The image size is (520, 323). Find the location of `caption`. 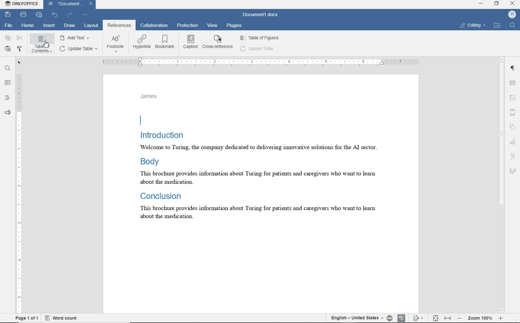

caption is located at coordinates (191, 43).